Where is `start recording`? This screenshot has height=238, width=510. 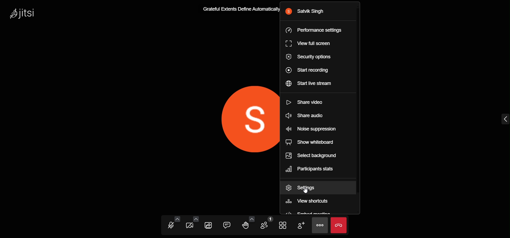 start recording is located at coordinates (307, 71).